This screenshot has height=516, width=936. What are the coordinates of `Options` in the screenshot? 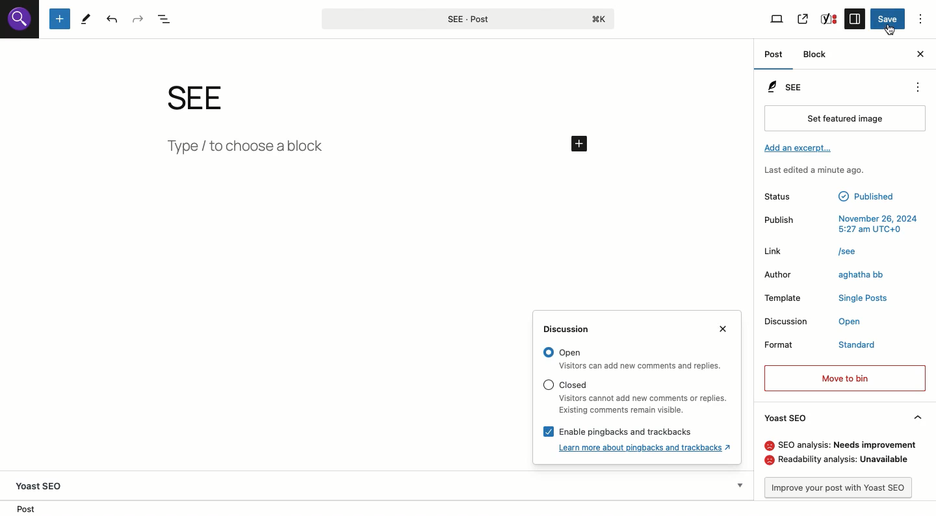 It's located at (920, 17).